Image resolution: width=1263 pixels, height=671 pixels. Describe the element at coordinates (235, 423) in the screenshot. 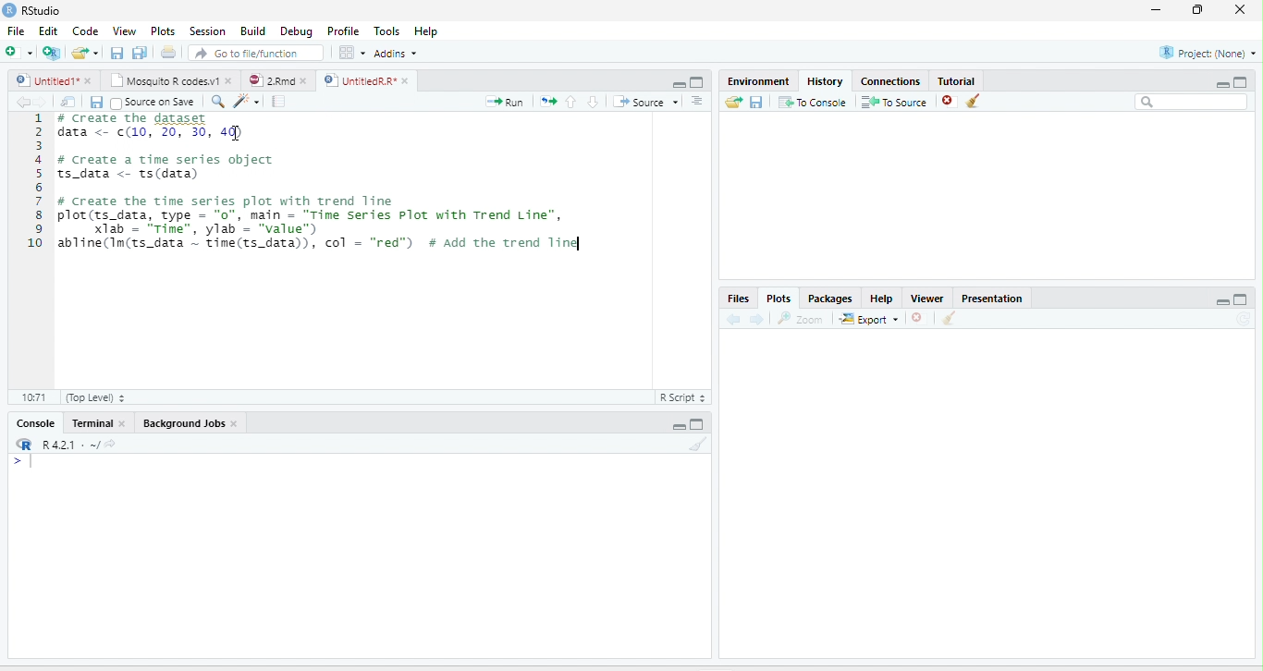

I see `close` at that location.